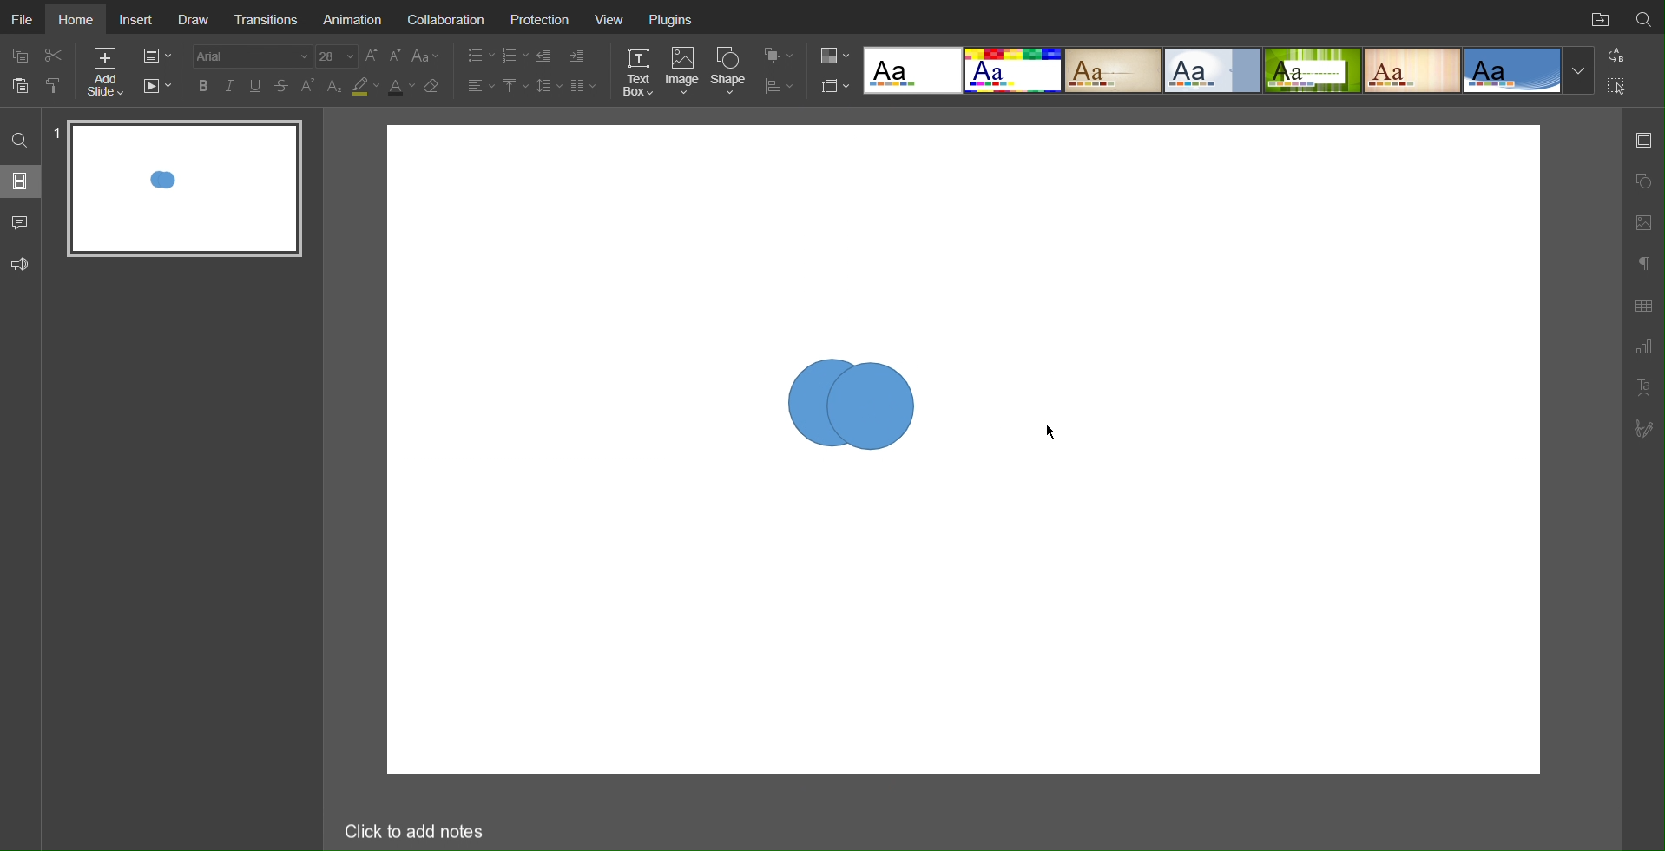 The height and width of the screenshot is (851, 1665). I want to click on Font Settings, so click(273, 56).